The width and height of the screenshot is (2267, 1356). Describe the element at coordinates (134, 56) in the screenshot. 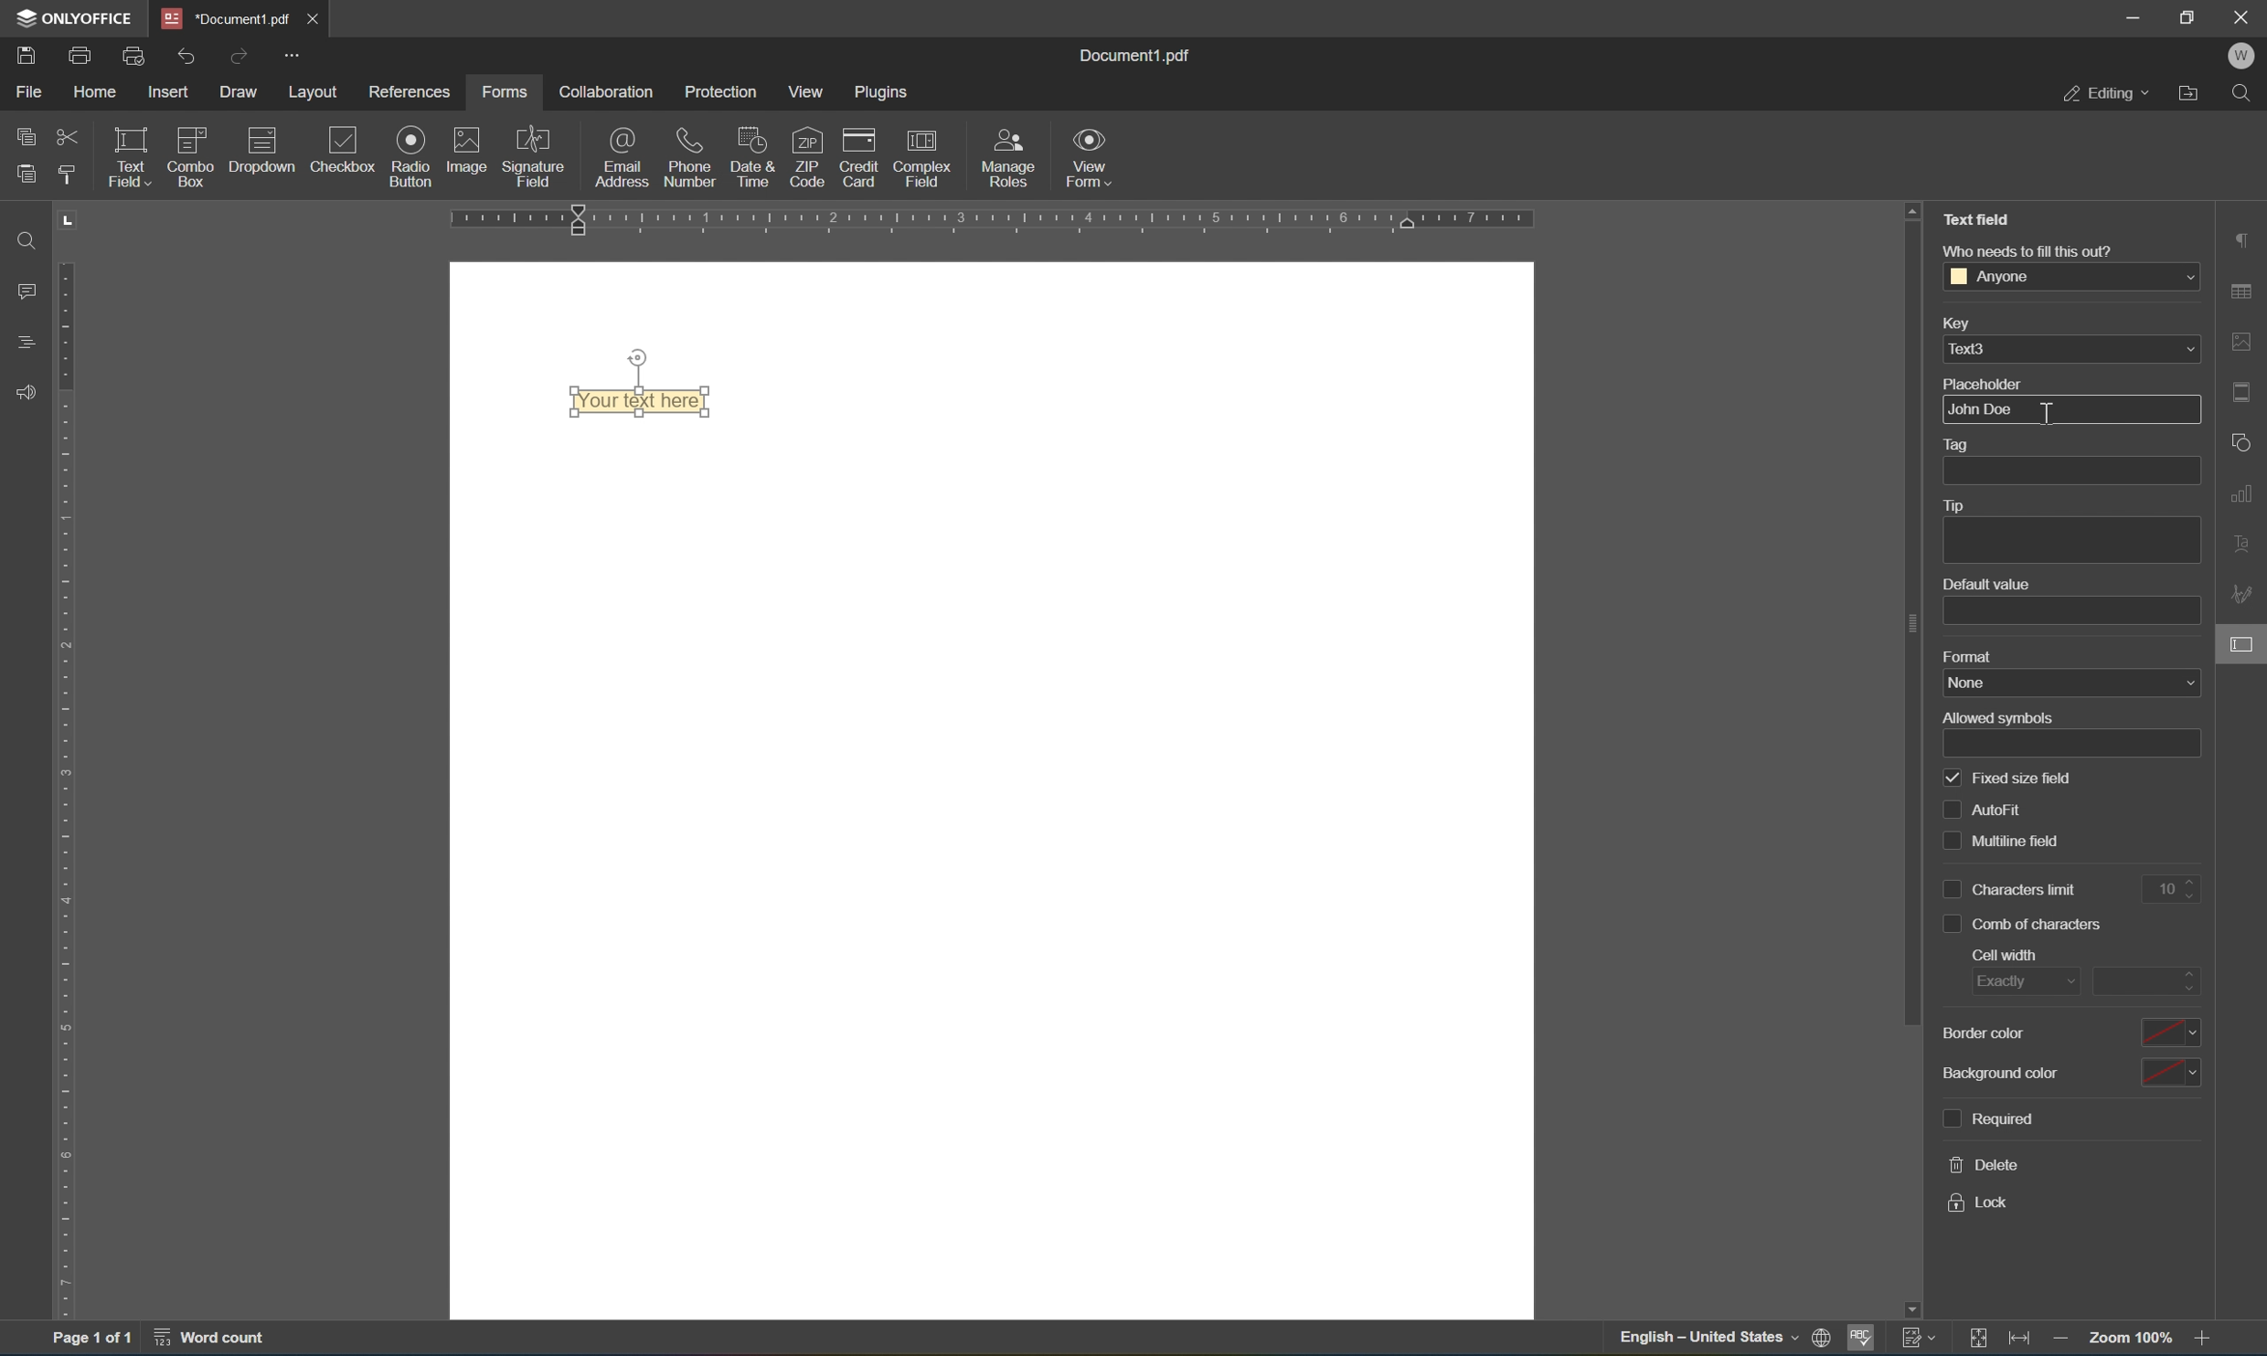

I see `quick print` at that location.